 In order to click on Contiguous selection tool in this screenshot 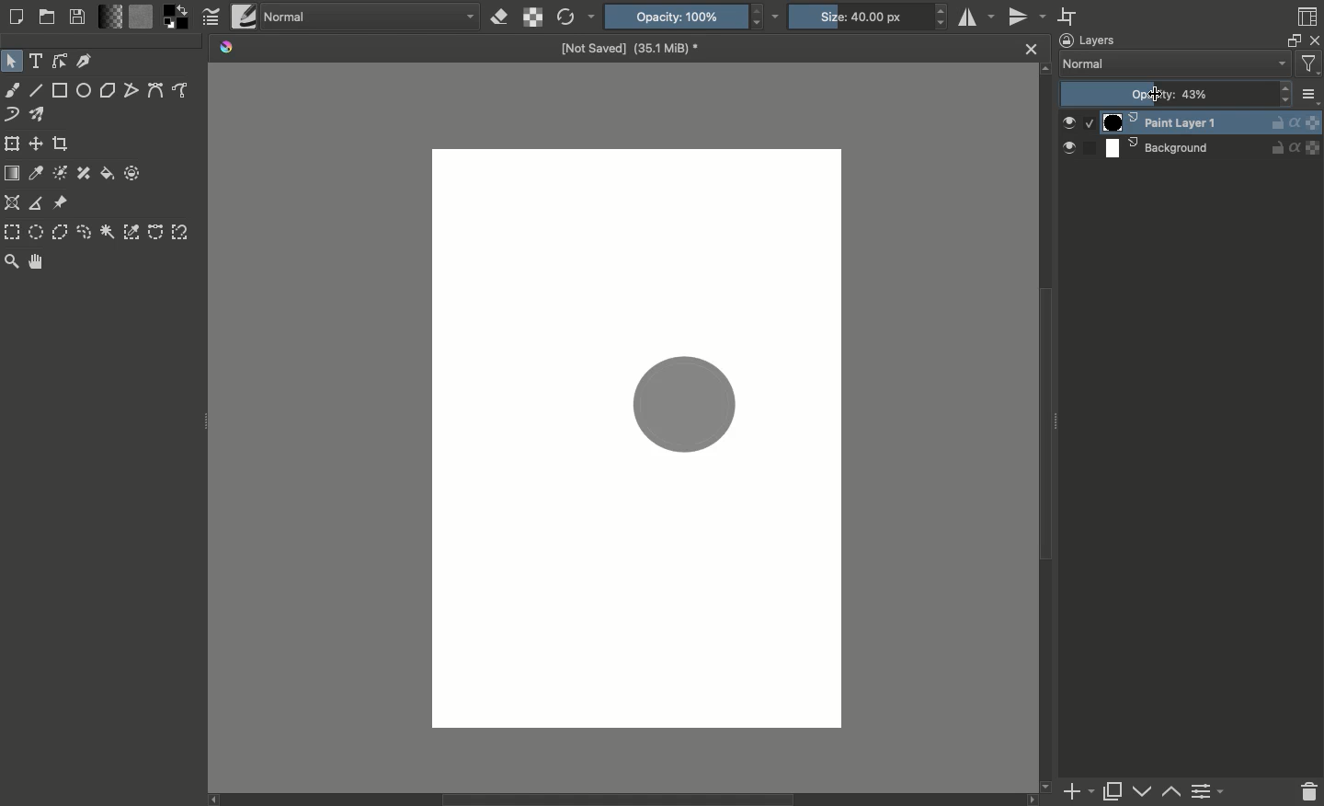, I will do `click(106, 232)`.